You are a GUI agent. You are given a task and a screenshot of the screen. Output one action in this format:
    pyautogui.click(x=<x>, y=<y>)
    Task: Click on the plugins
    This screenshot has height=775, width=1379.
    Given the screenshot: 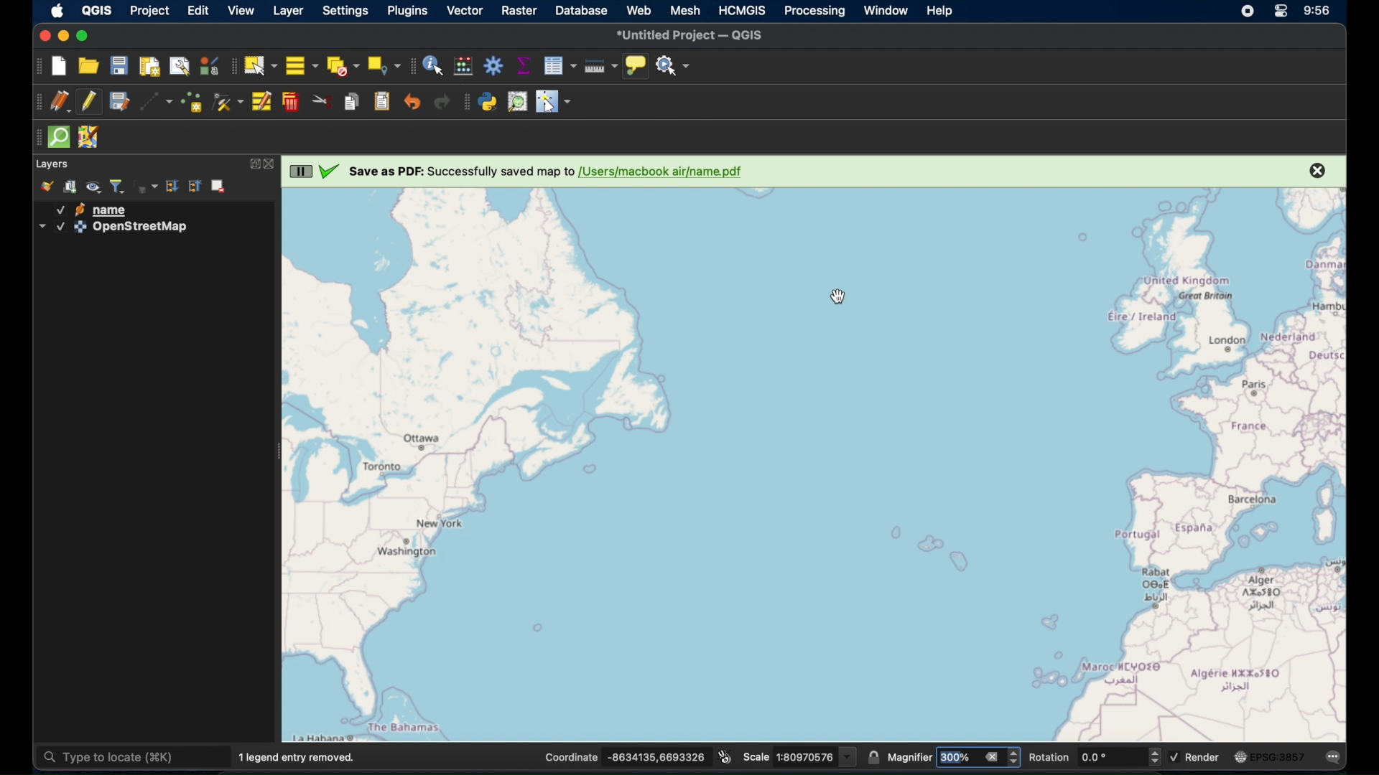 What is the action you would take?
    pyautogui.click(x=409, y=12)
    